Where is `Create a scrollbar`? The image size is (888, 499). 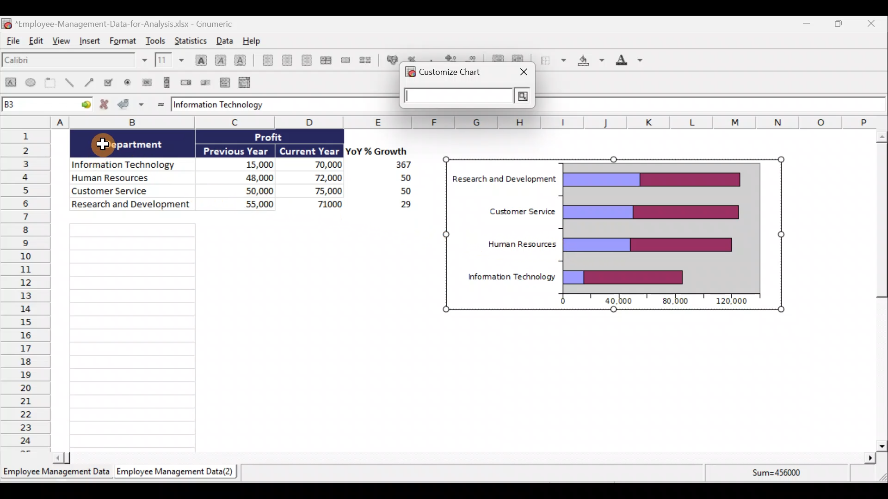
Create a scrollbar is located at coordinates (165, 82).